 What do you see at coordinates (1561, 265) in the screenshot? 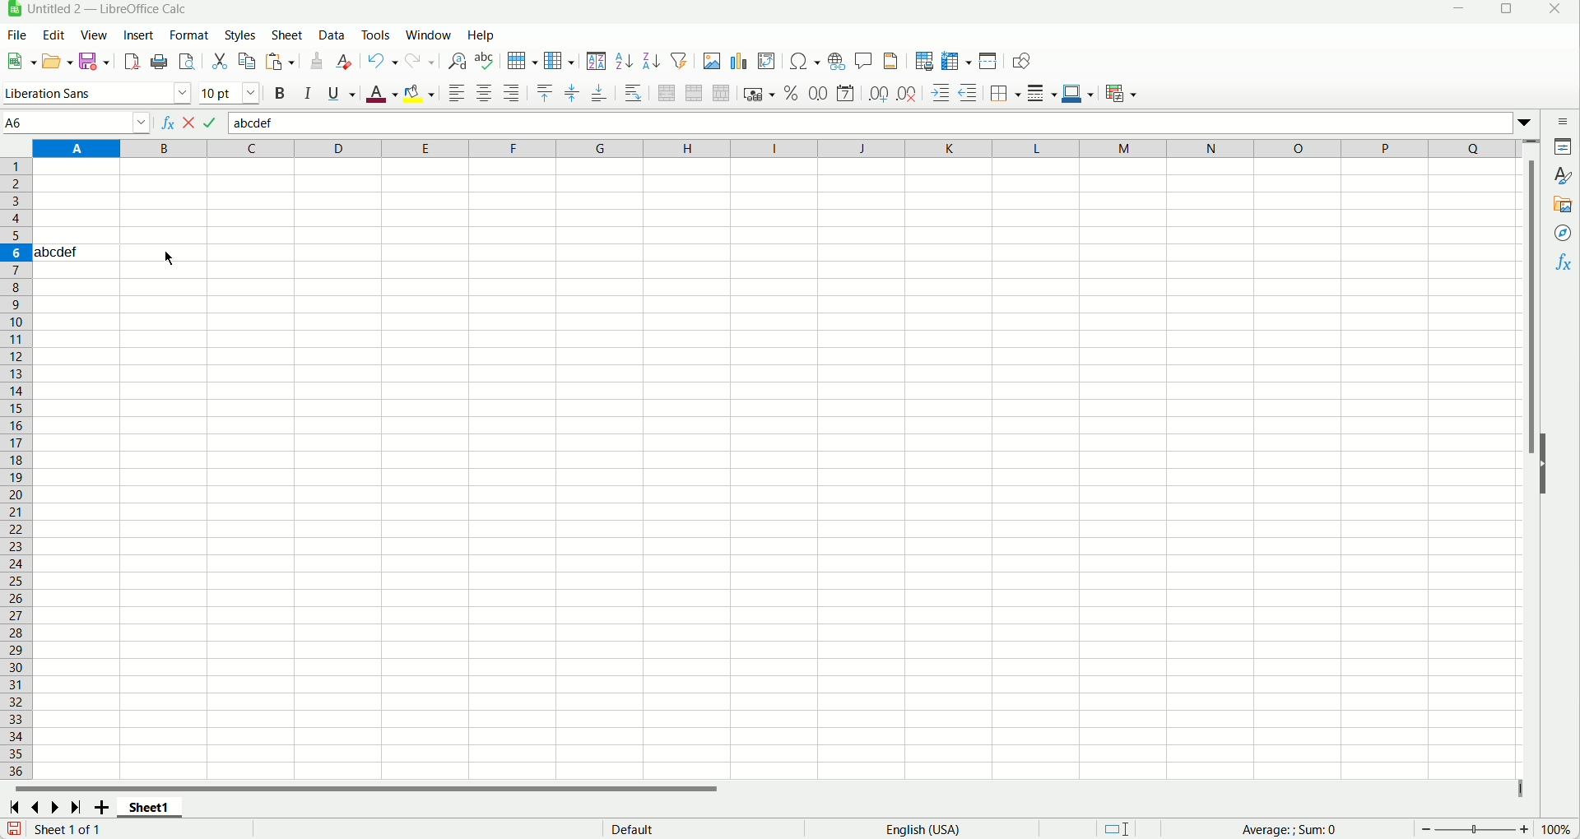
I see `functions` at bounding box center [1561, 265].